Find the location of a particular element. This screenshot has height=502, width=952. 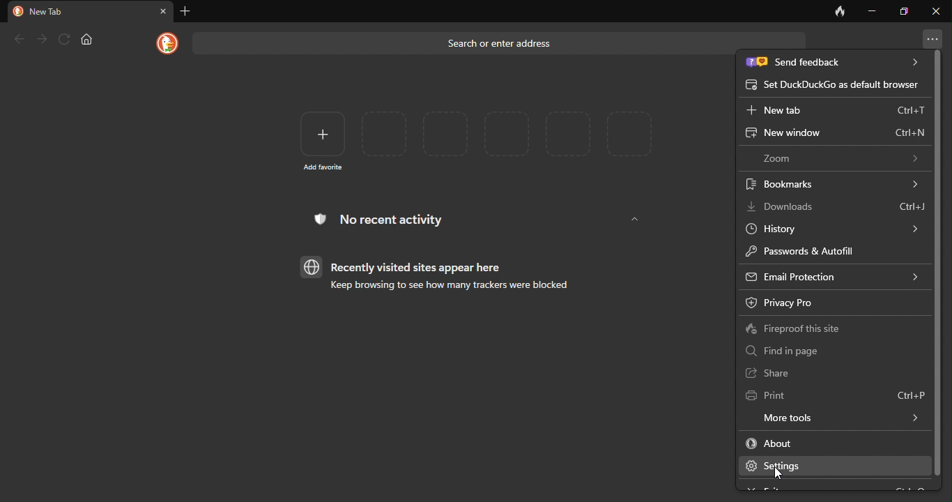

about is located at coordinates (794, 443).